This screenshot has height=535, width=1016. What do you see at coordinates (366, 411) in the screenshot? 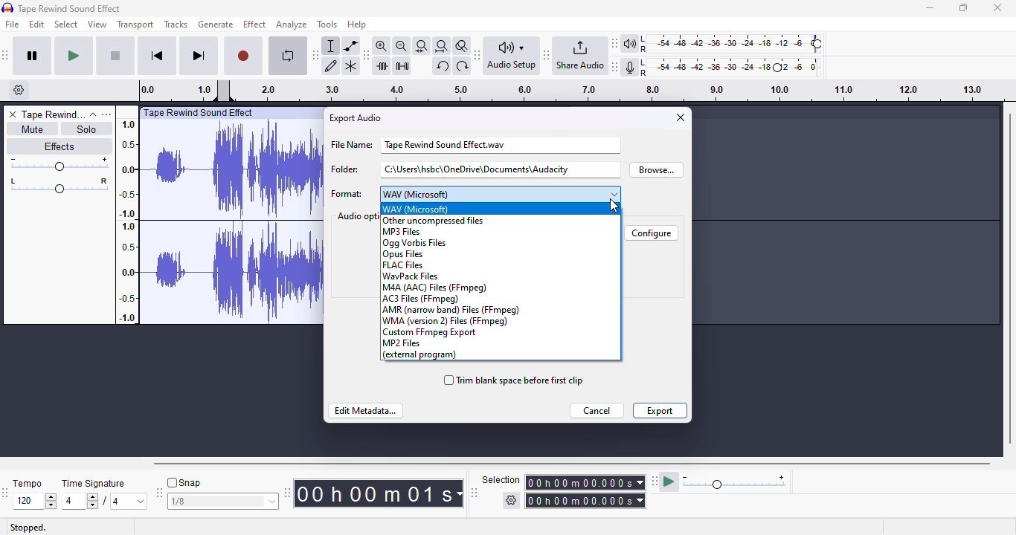
I see `edit metadata` at bounding box center [366, 411].